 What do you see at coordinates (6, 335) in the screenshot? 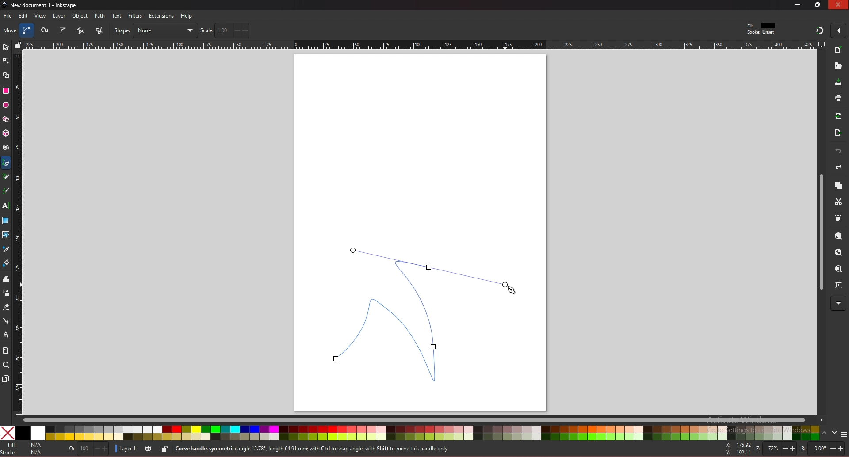
I see `lpe` at bounding box center [6, 335].